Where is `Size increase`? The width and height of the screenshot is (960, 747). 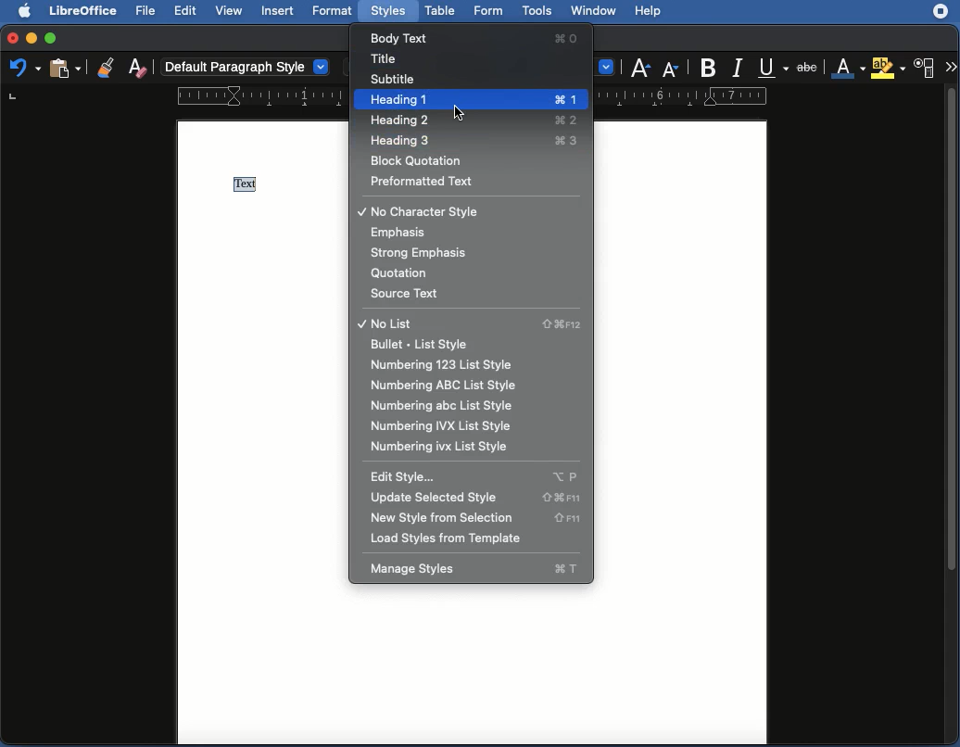 Size increase is located at coordinates (642, 68).